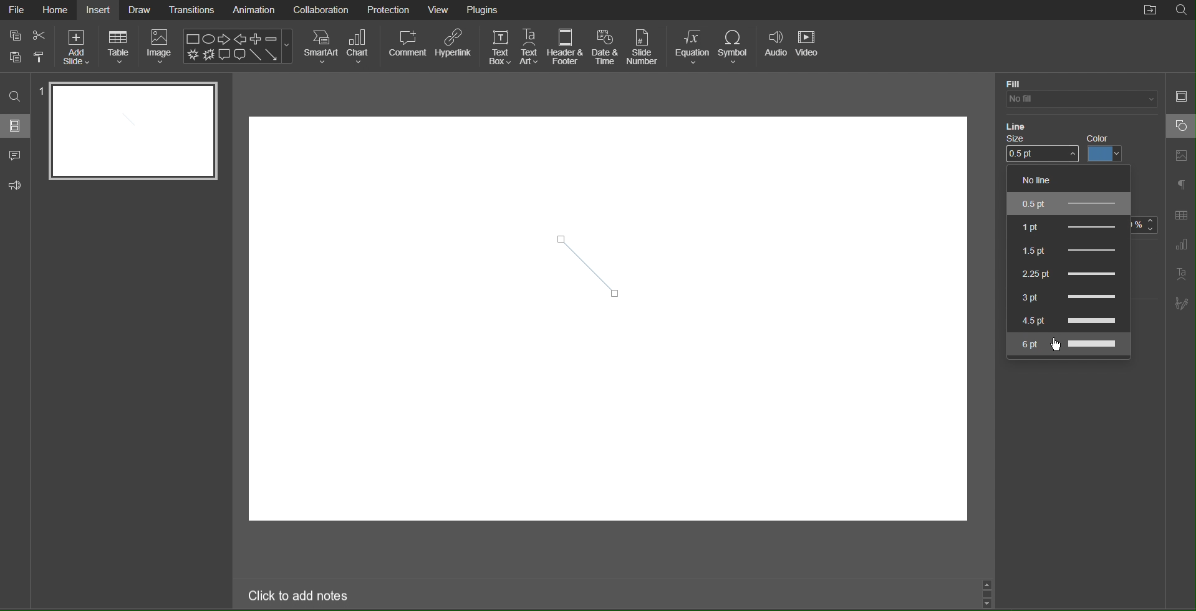 The image size is (1196, 611). Describe the element at coordinates (161, 49) in the screenshot. I see `Image` at that location.